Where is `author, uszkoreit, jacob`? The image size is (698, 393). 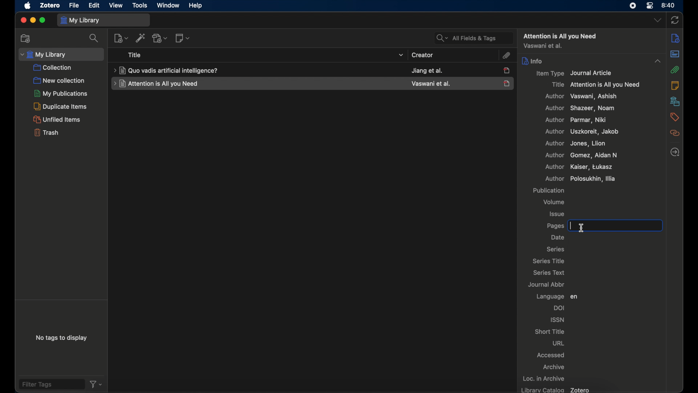
author, uszkoreit, jacob is located at coordinates (583, 132).